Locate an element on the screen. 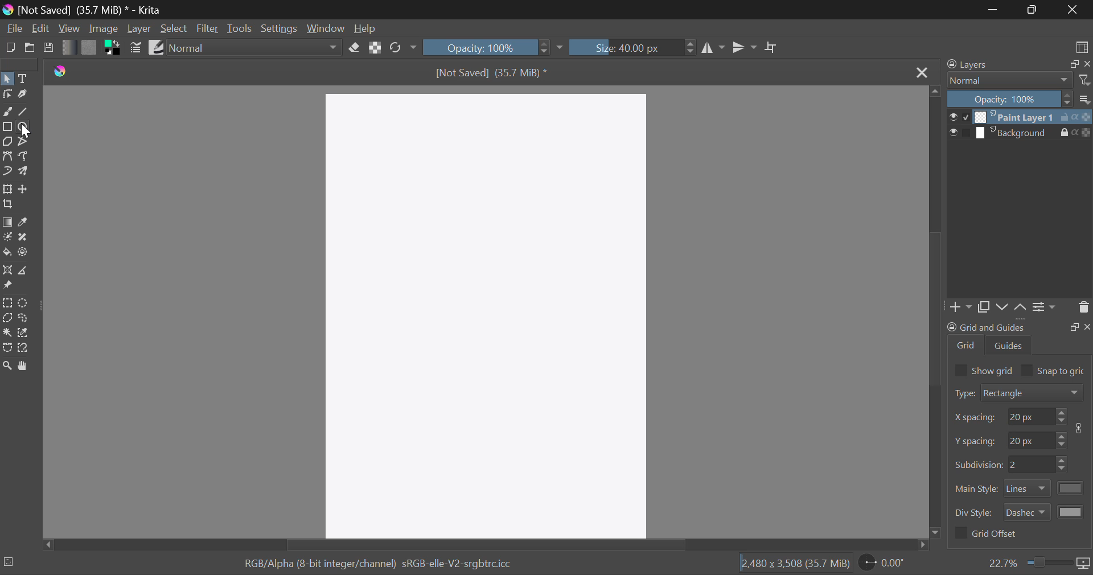 This screenshot has height=575, width=1093. move up is located at coordinates (932, 94).